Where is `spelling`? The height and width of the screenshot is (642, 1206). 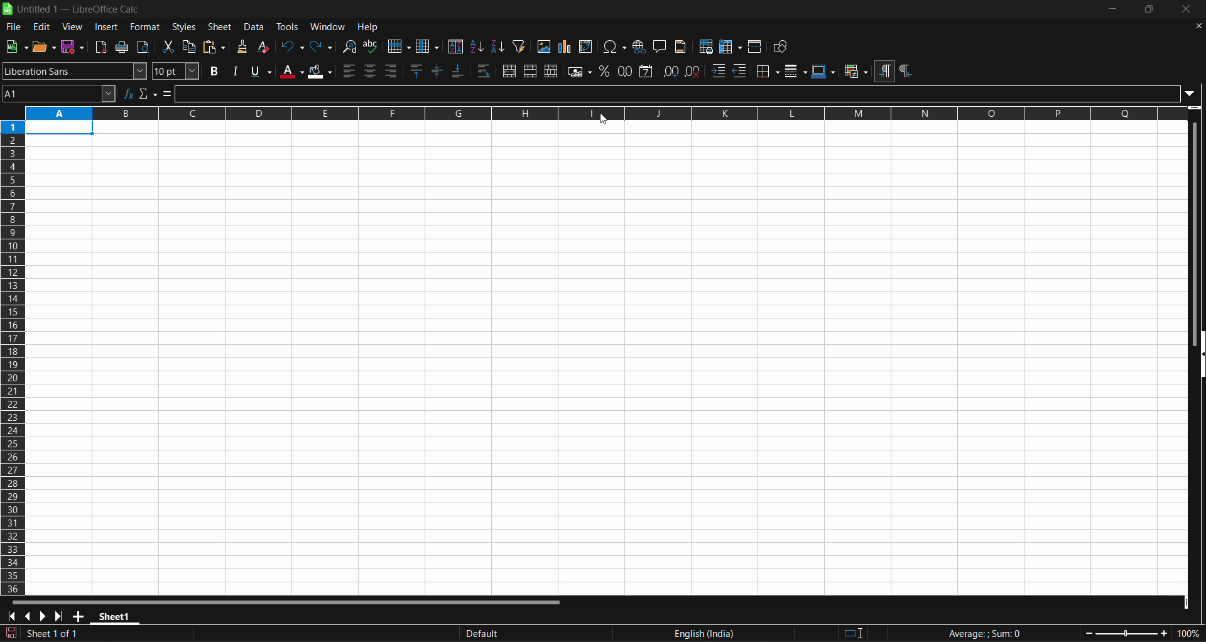 spelling is located at coordinates (373, 46).